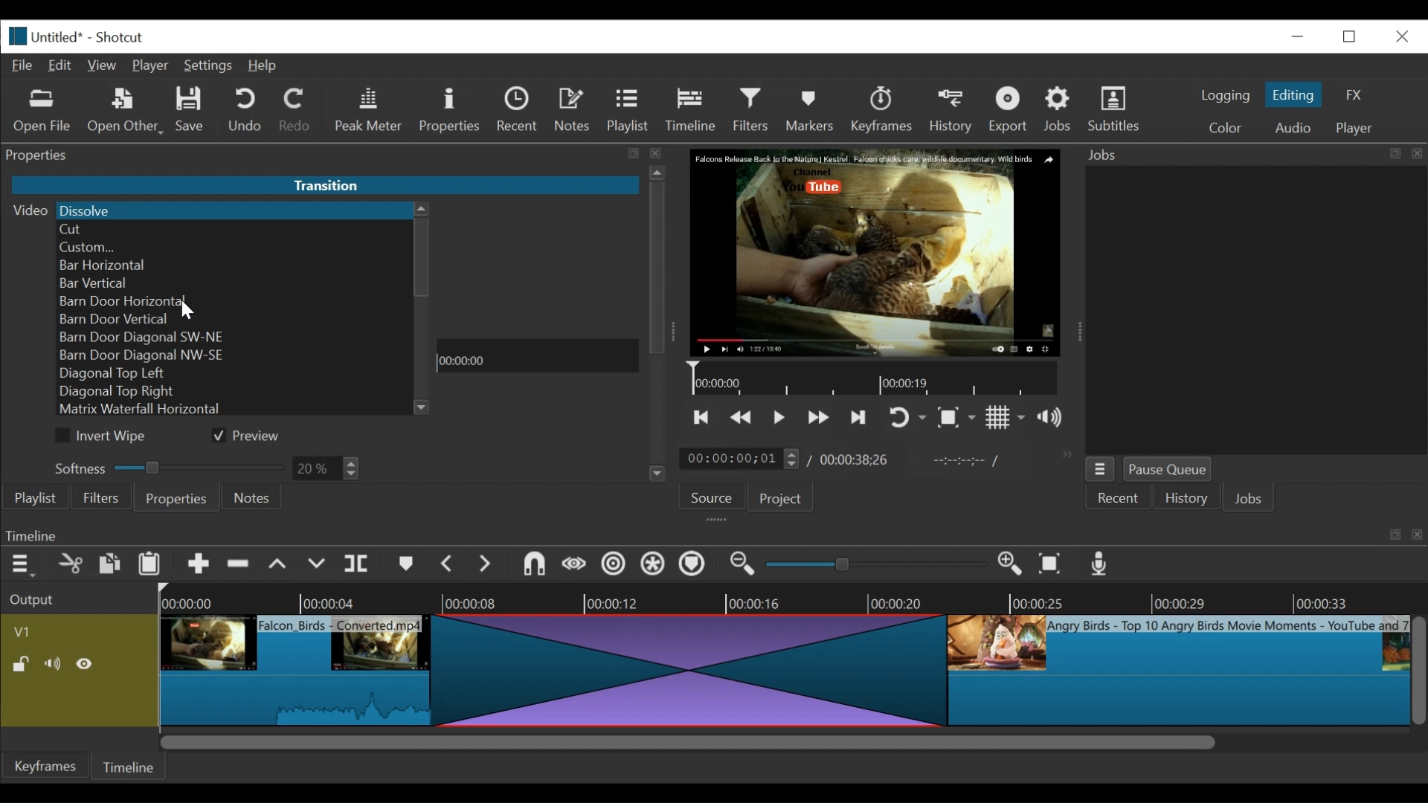  What do you see at coordinates (102, 498) in the screenshot?
I see `Filters` at bounding box center [102, 498].